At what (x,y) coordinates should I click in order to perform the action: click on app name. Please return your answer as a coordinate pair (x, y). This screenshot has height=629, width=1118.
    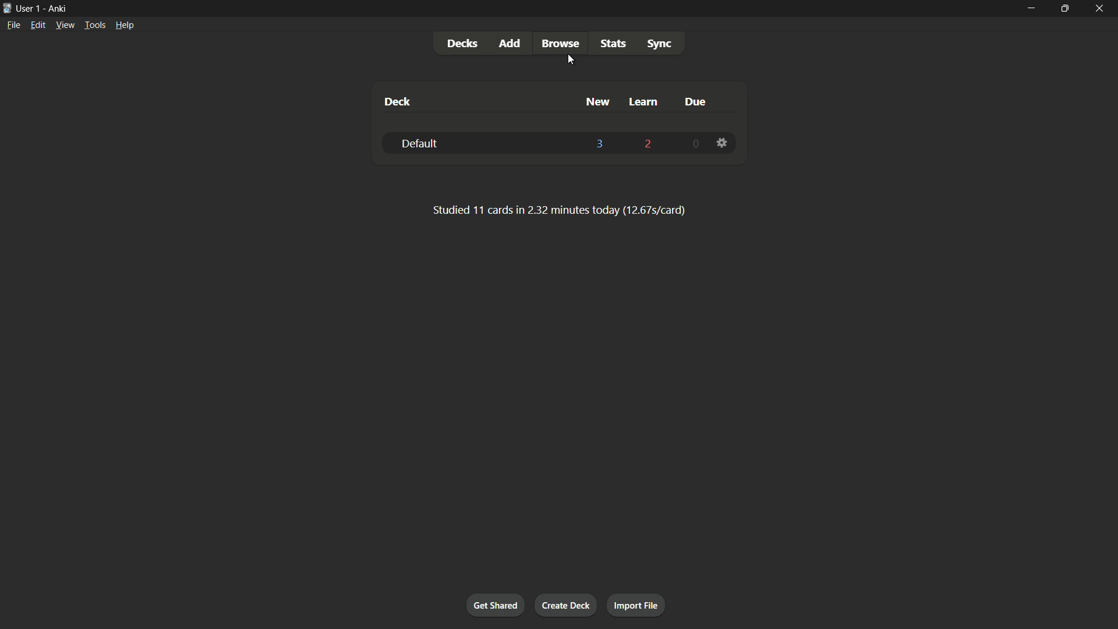
    Looking at the image, I should click on (60, 9).